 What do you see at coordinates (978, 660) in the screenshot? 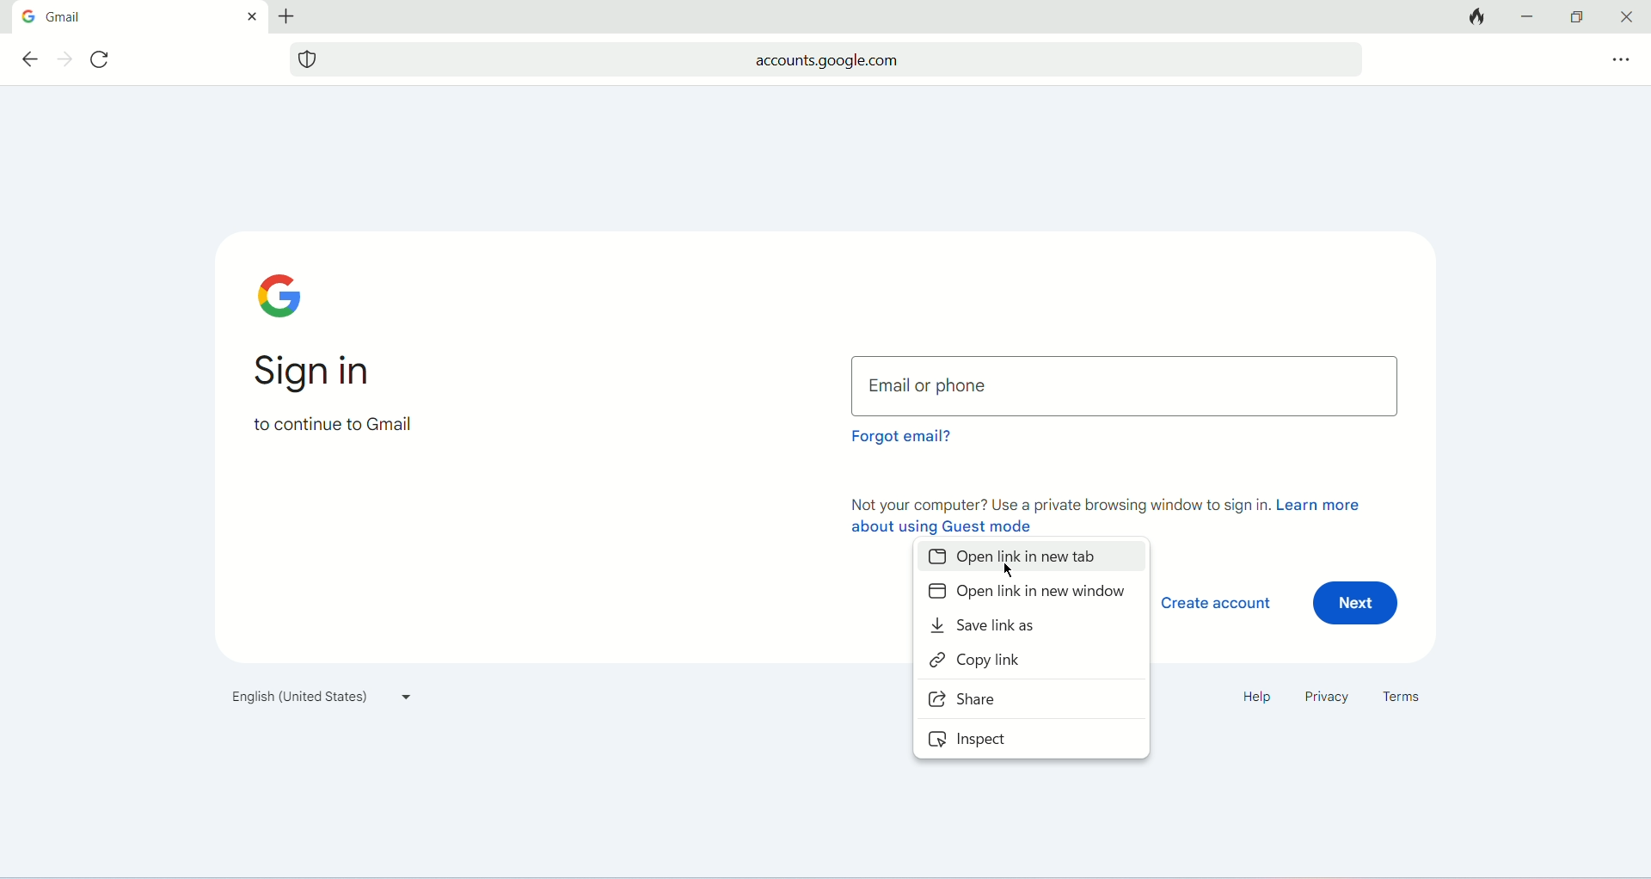
I see `copy link` at bounding box center [978, 660].